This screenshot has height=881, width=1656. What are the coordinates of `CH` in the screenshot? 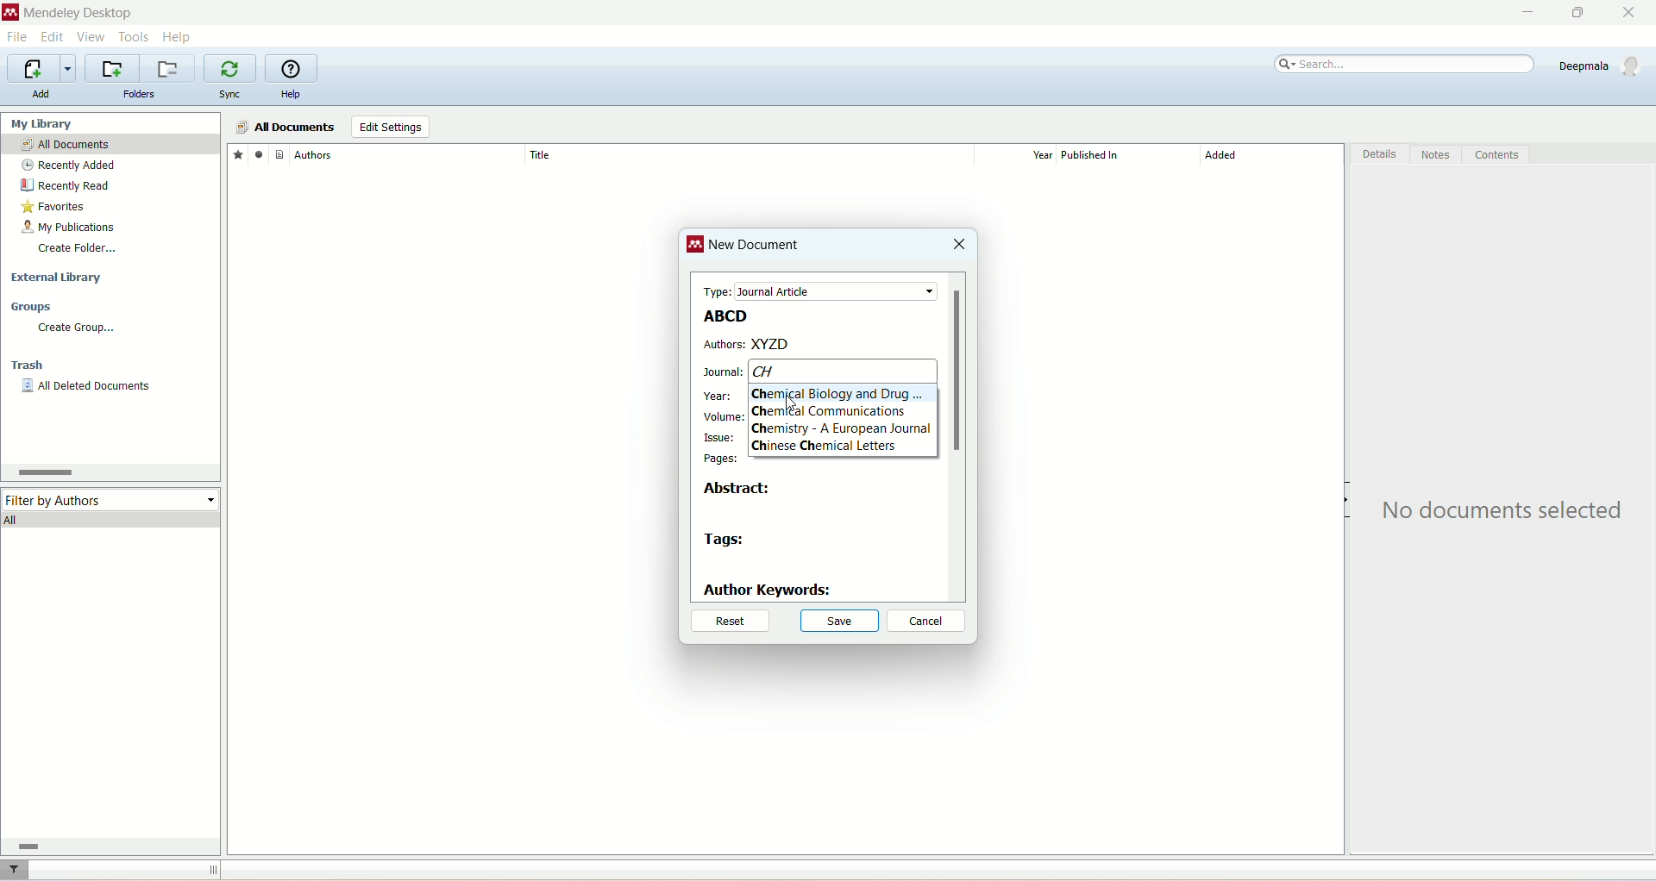 It's located at (836, 372).